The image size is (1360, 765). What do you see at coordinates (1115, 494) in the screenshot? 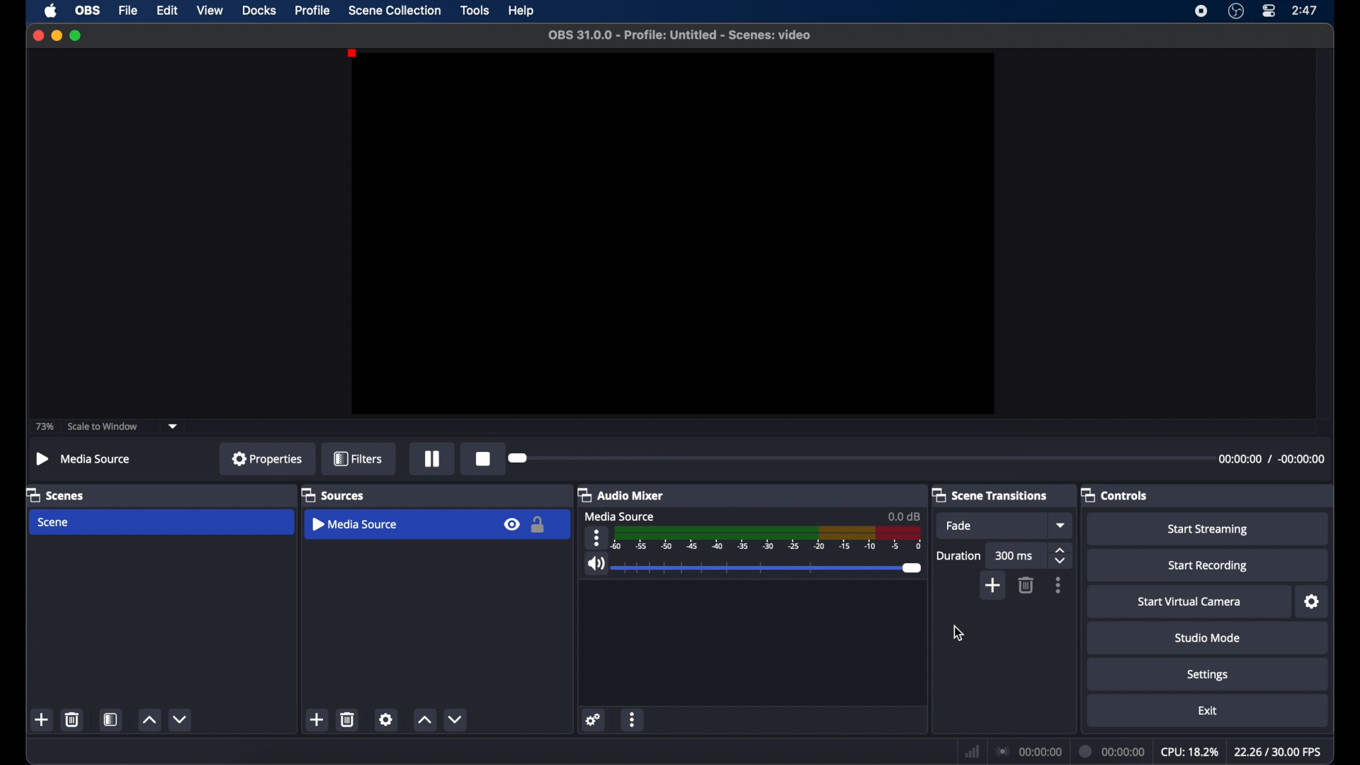
I see `controls` at bounding box center [1115, 494].